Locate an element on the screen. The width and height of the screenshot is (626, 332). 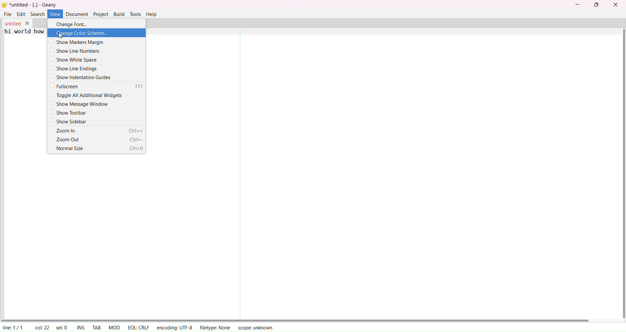
tab name is located at coordinates (12, 23).